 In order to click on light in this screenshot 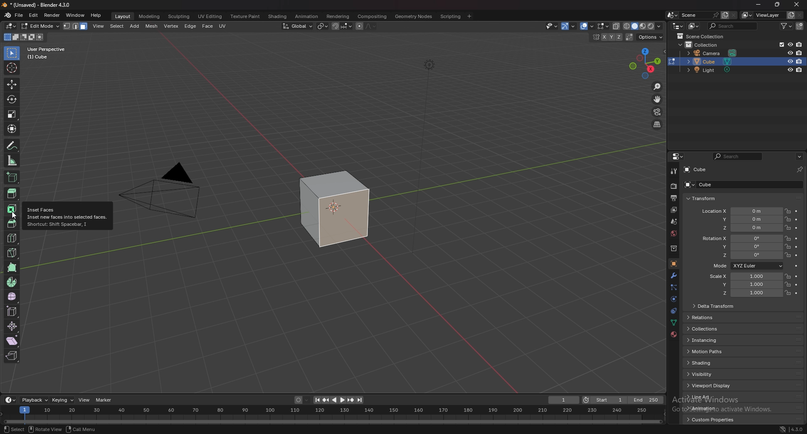, I will do `click(712, 70)`.